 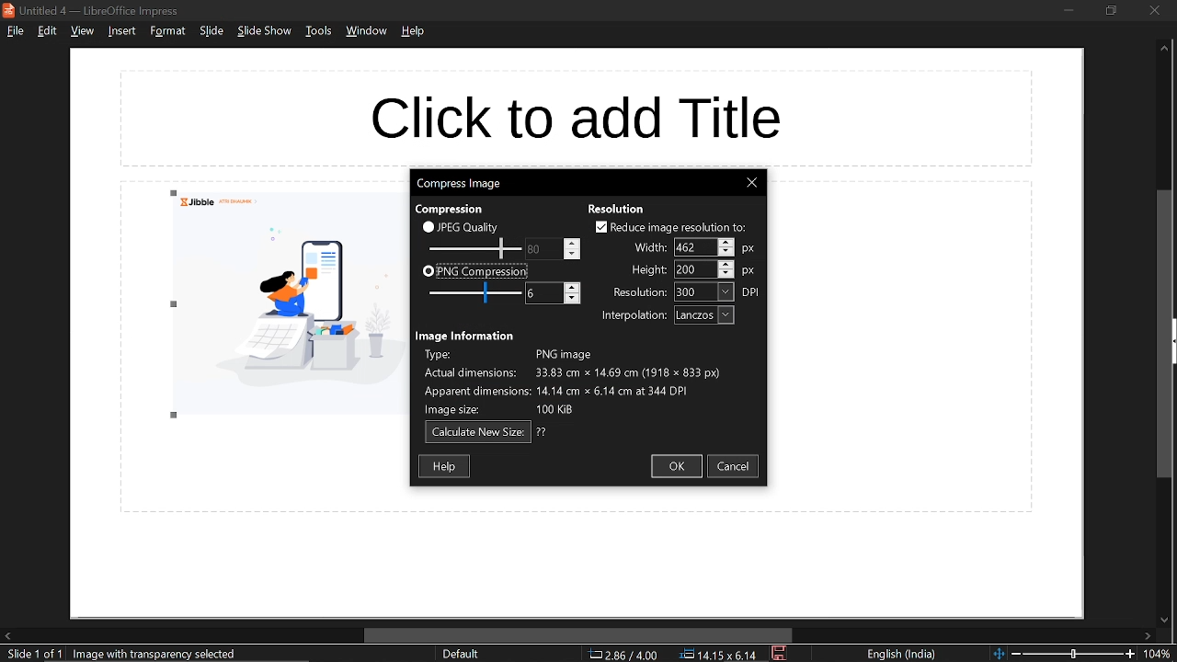 I want to click on width, so click(x=647, y=246).